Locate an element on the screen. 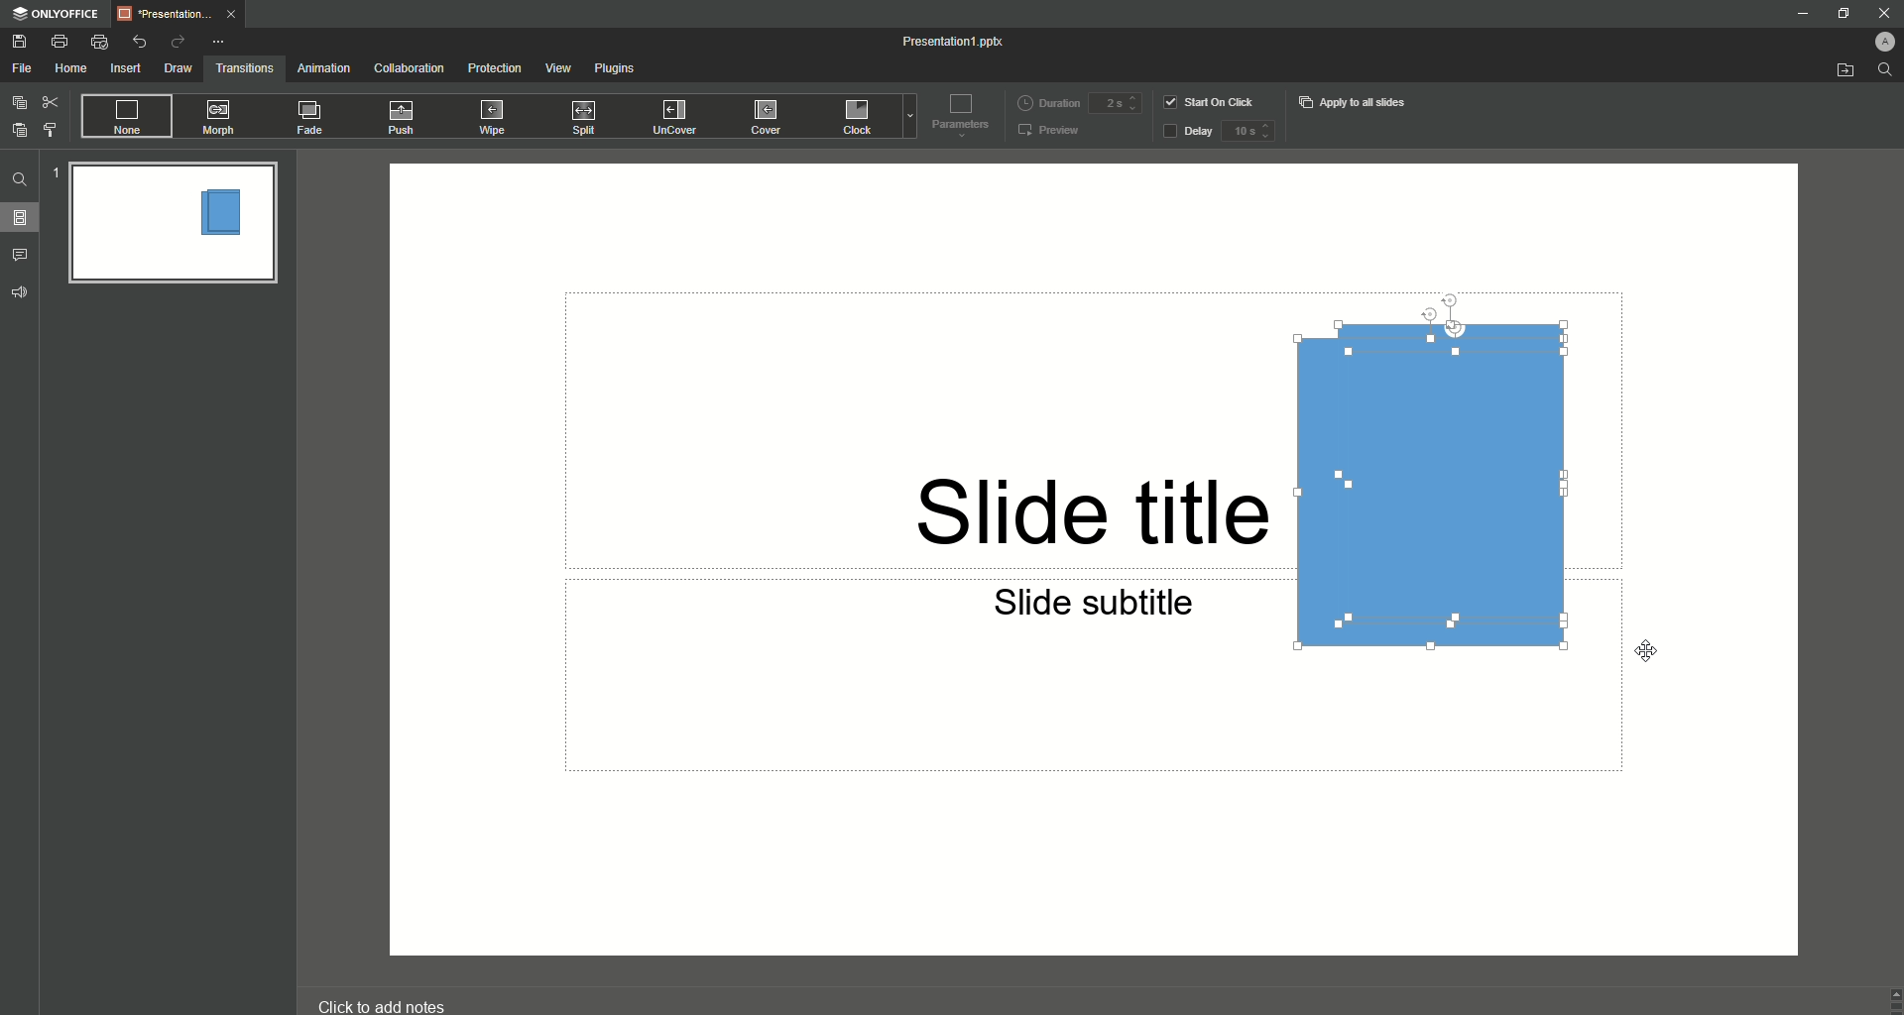 The image size is (1904, 1015). Click is located at coordinates (860, 120).